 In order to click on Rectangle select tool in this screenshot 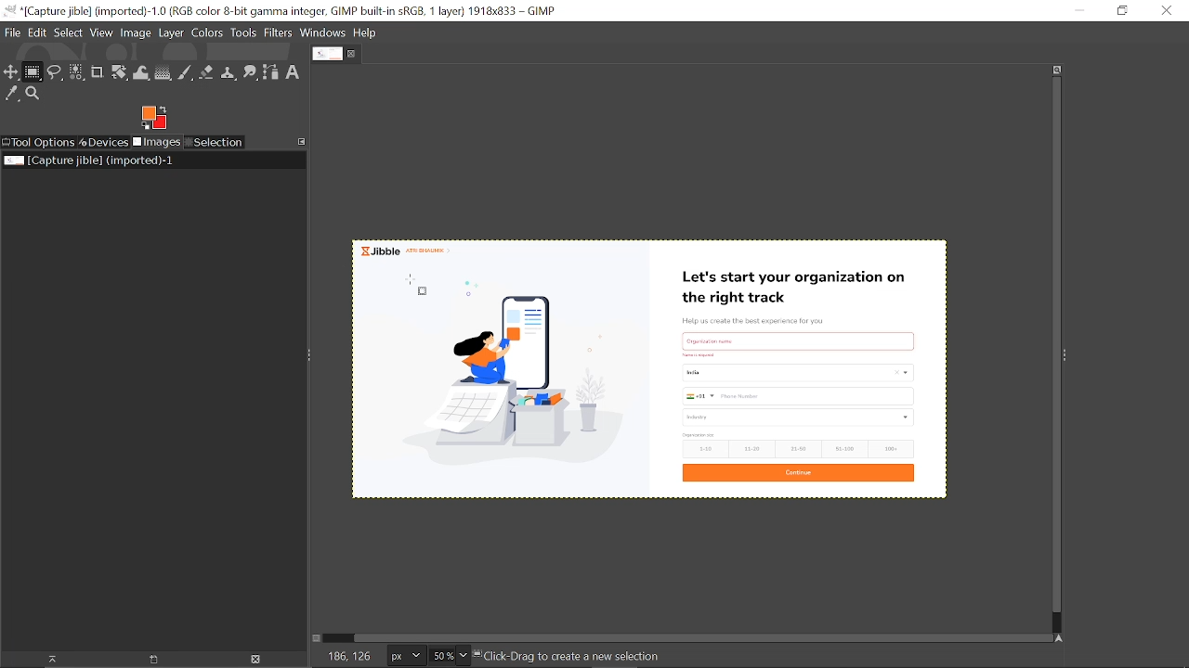, I will do `click(33, 73)`.